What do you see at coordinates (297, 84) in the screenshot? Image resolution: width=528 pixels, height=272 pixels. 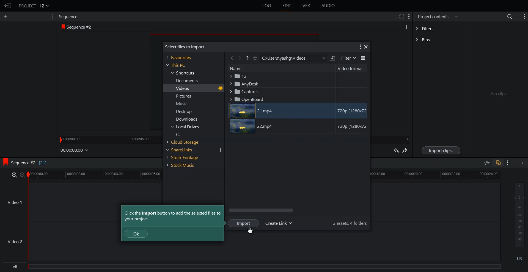 I see `AnyDesk` at bounding box center [297, 84].